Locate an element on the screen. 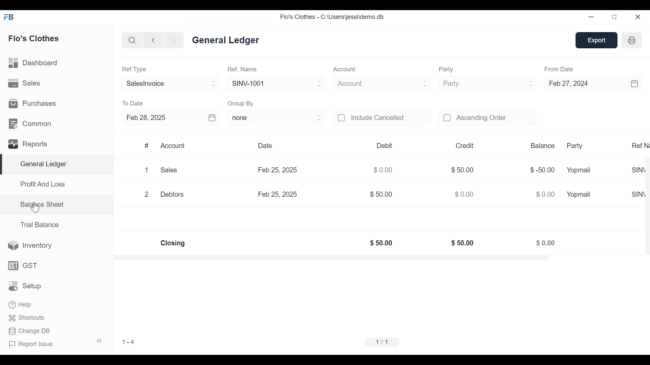 This screenshot has width=650, height=365. Ref Type is located at coordinates (135, 70).